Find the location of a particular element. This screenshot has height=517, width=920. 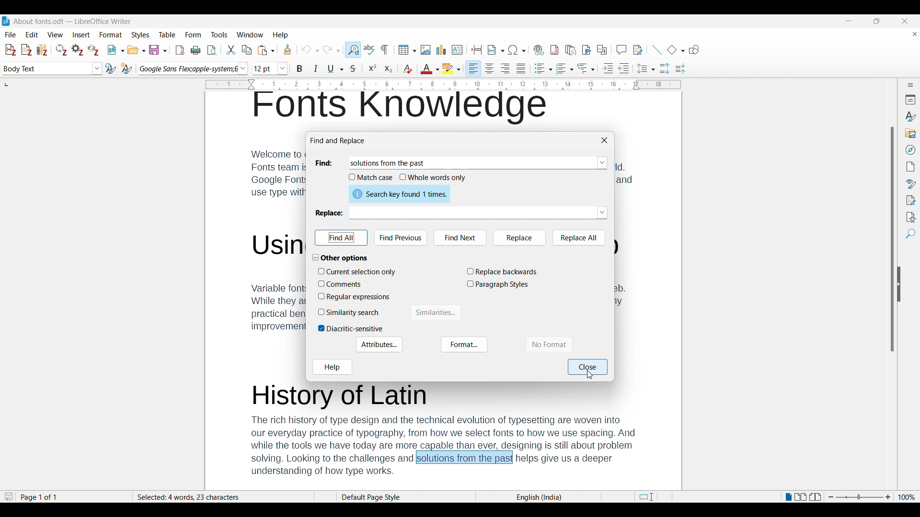

Page is located at coordinates (910, 167).